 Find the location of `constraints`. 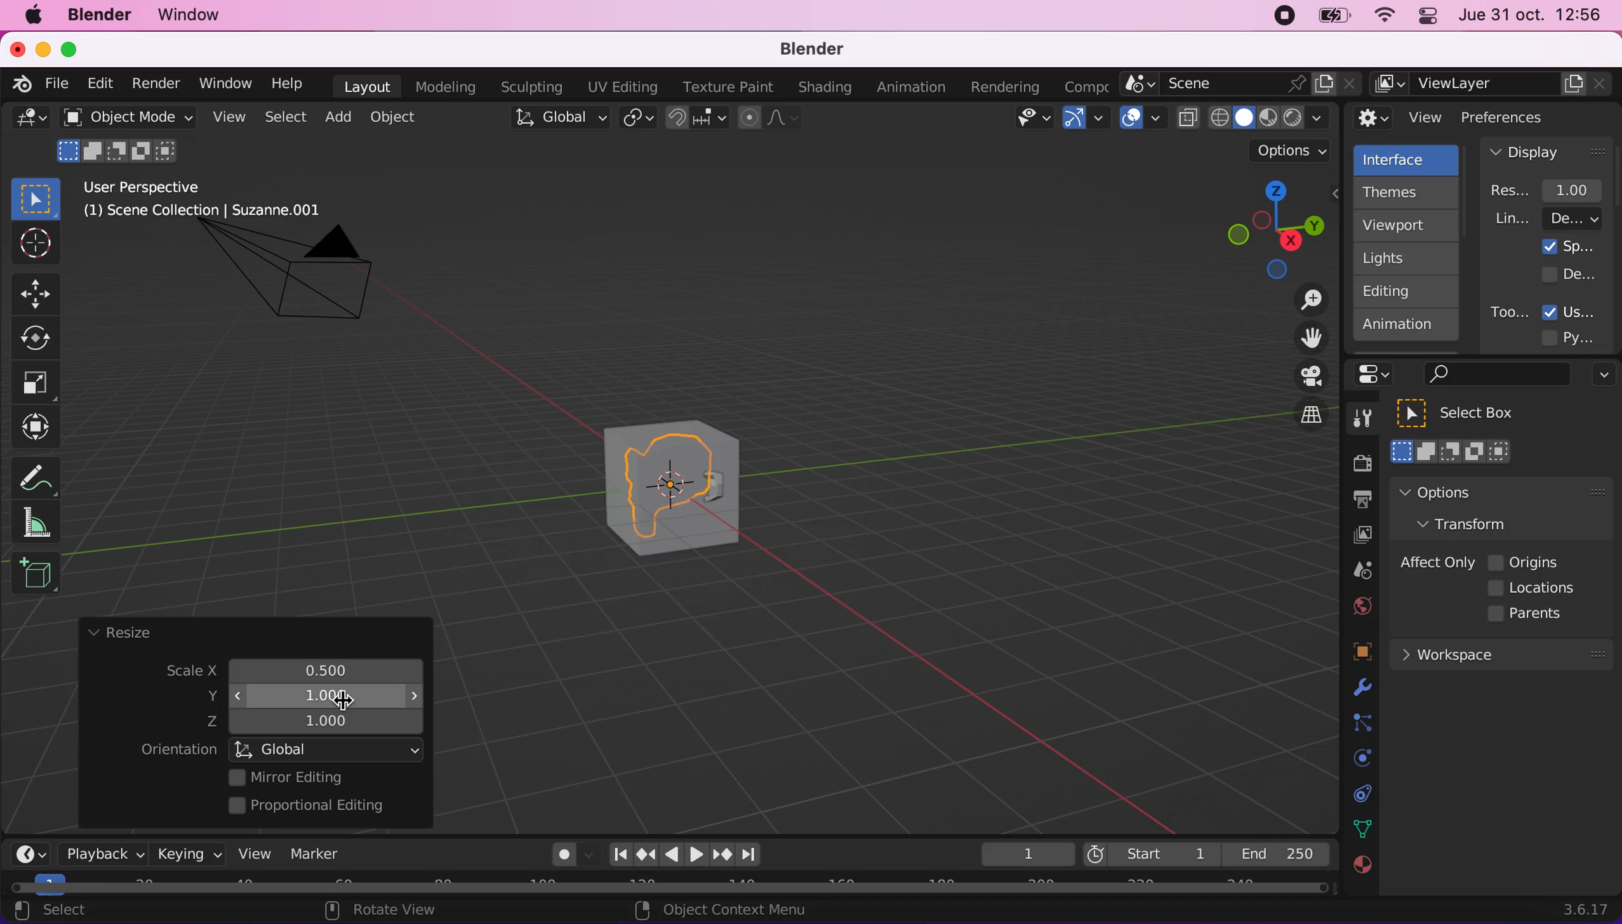

constraints is located at coordinates (1360, 723).